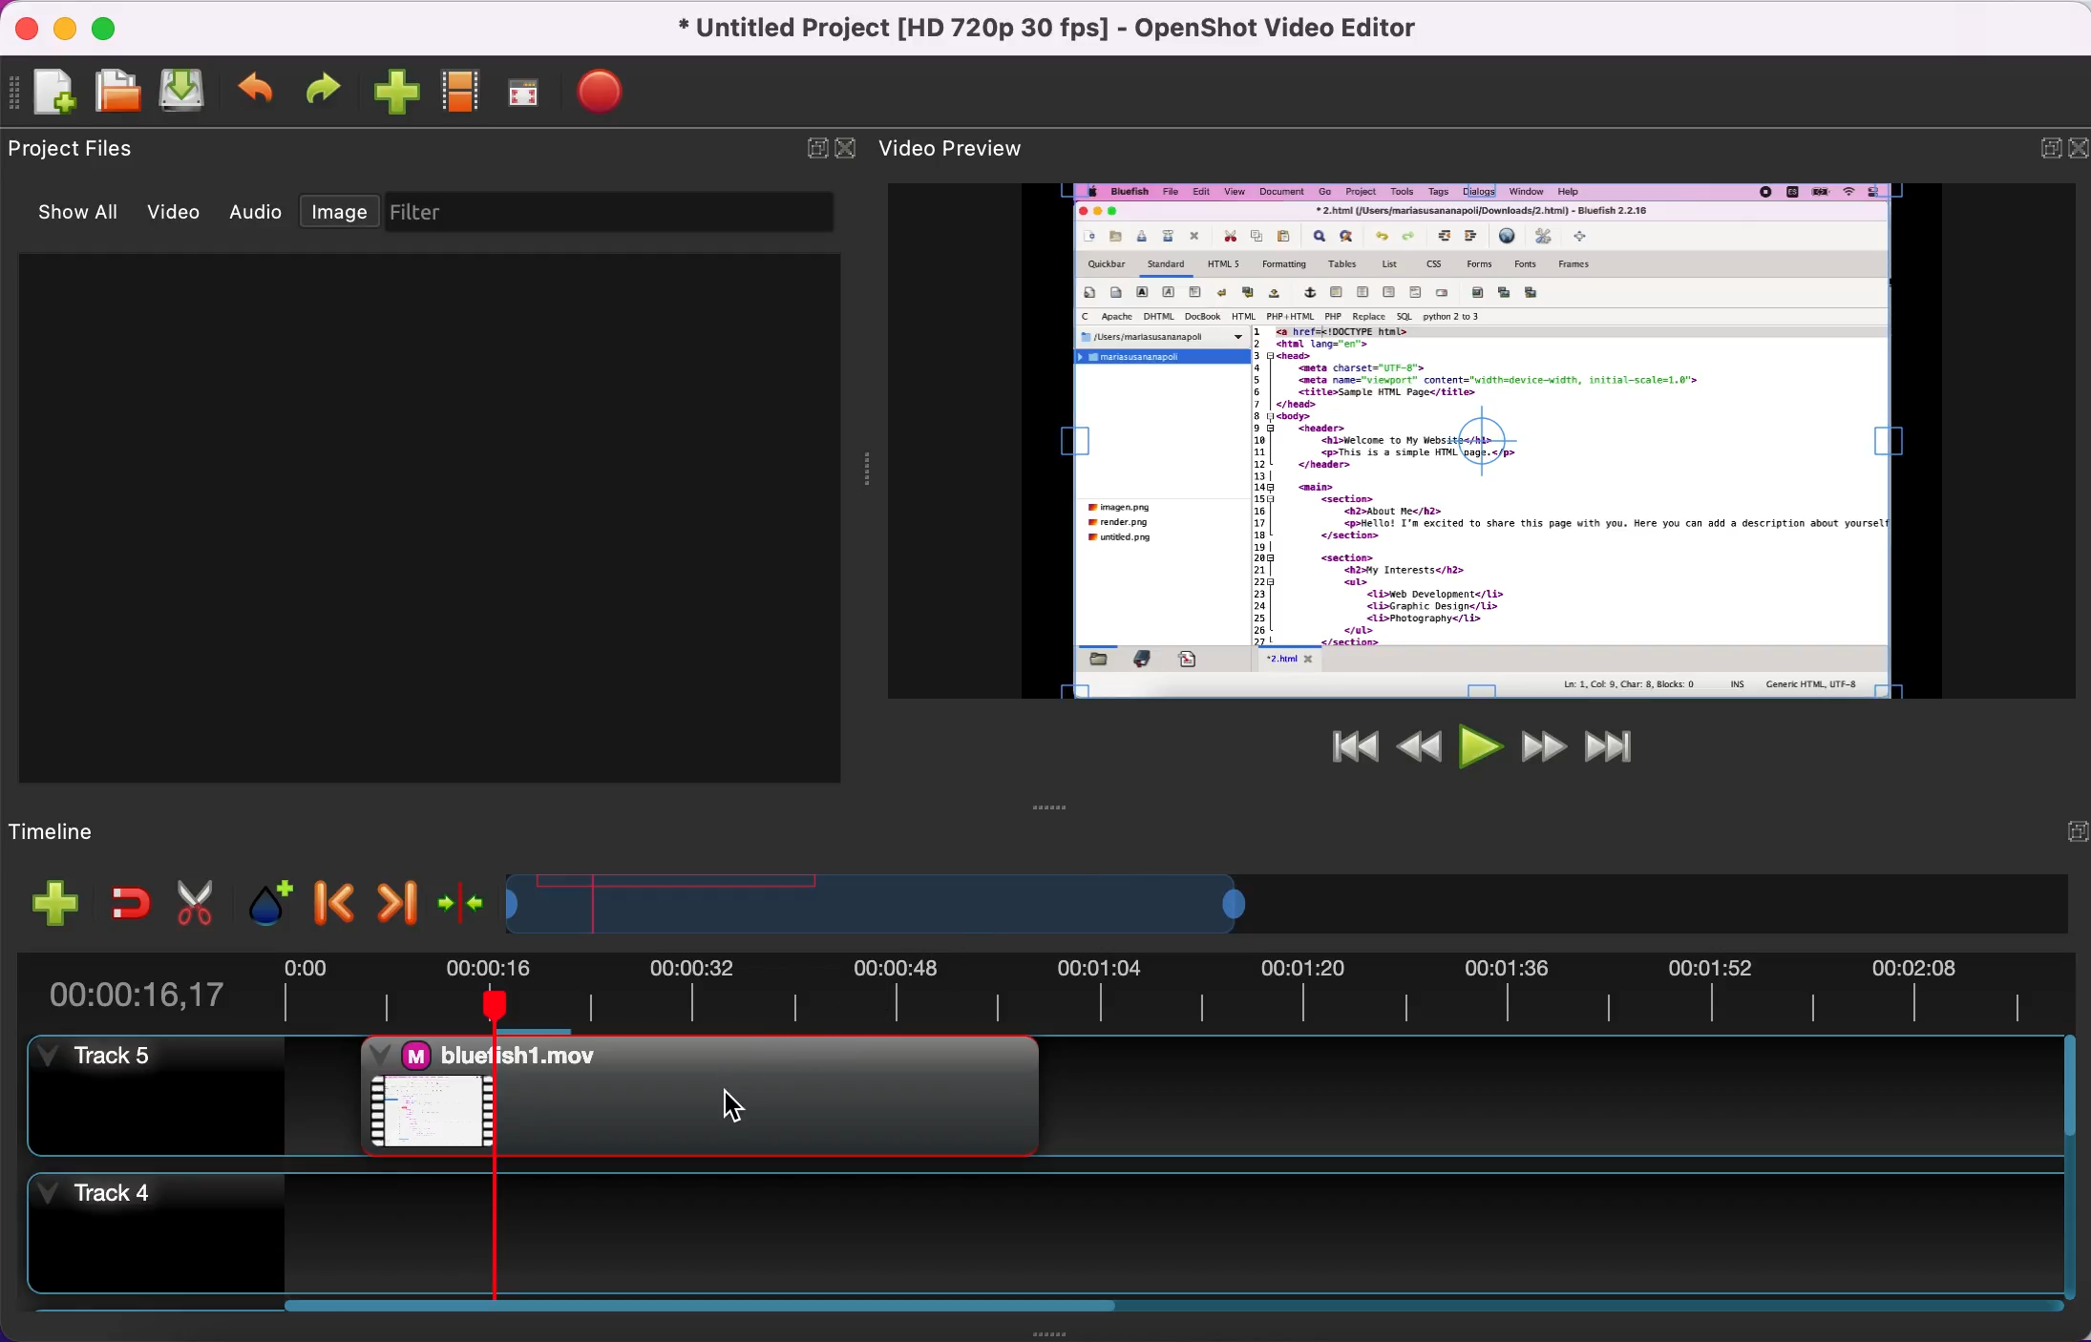 The height and width of the screenshot is (1342, 2091). What do you see at coordinates (263, 897) in the screenshot?
I see `add marker` at bounding box center [263, 897].